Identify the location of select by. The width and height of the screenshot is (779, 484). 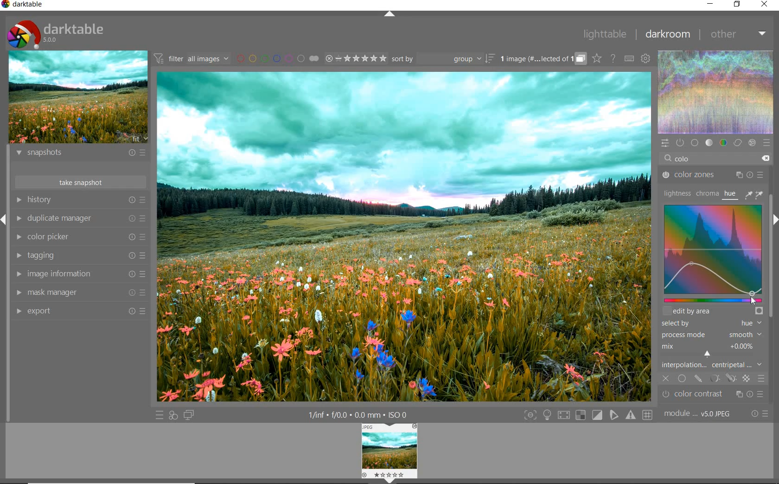
(711, 324).